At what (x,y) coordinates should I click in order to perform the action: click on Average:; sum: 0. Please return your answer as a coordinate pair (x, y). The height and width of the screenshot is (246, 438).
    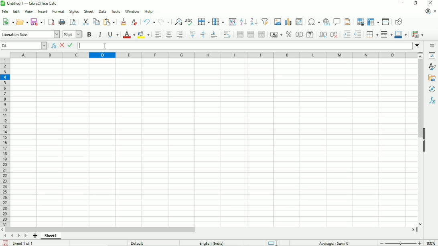
    Looking at the image, I should click on (334, 243).